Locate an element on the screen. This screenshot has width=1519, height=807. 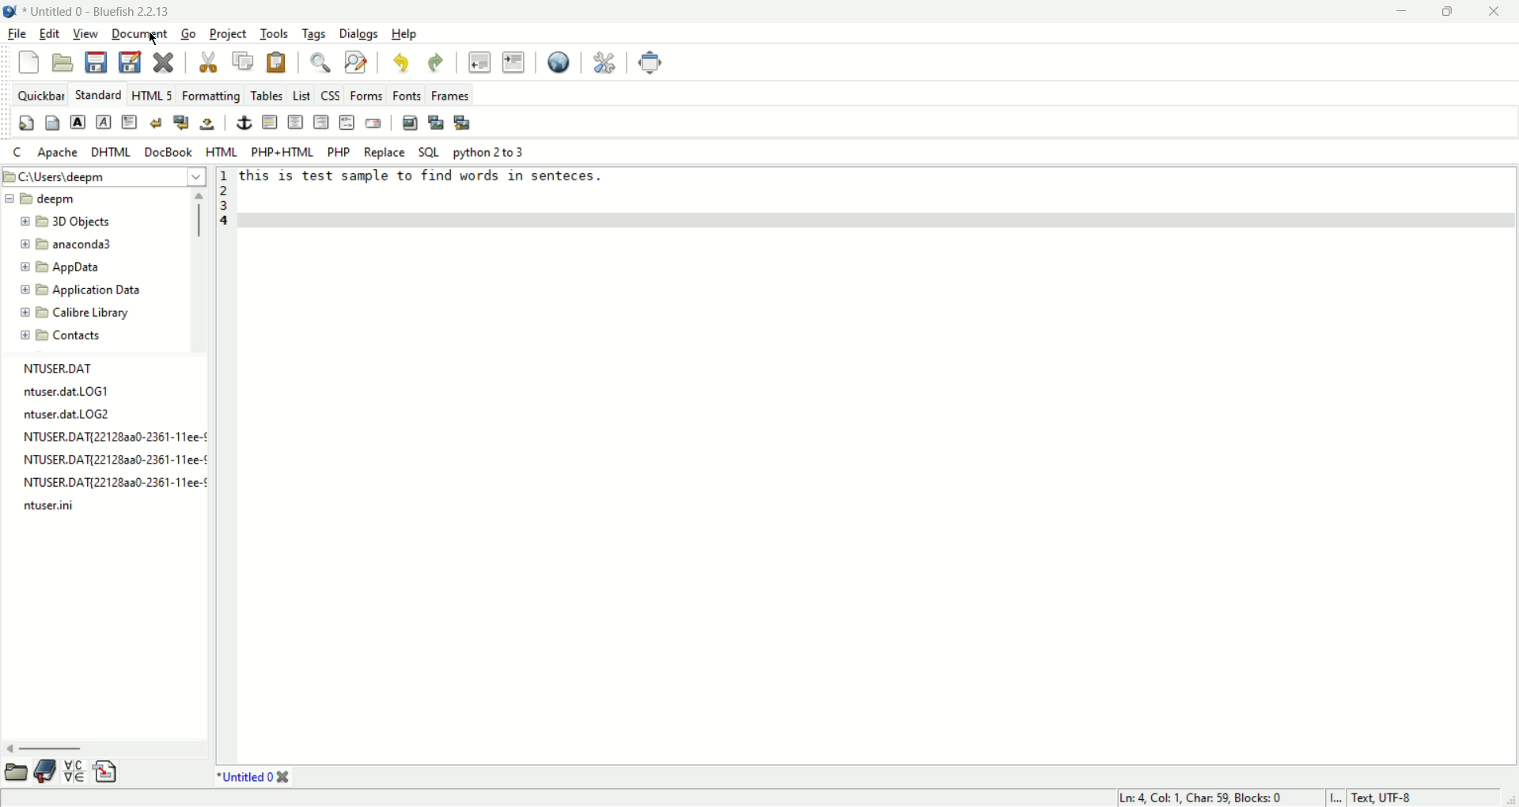
cut is located at coordinates (209, 63).